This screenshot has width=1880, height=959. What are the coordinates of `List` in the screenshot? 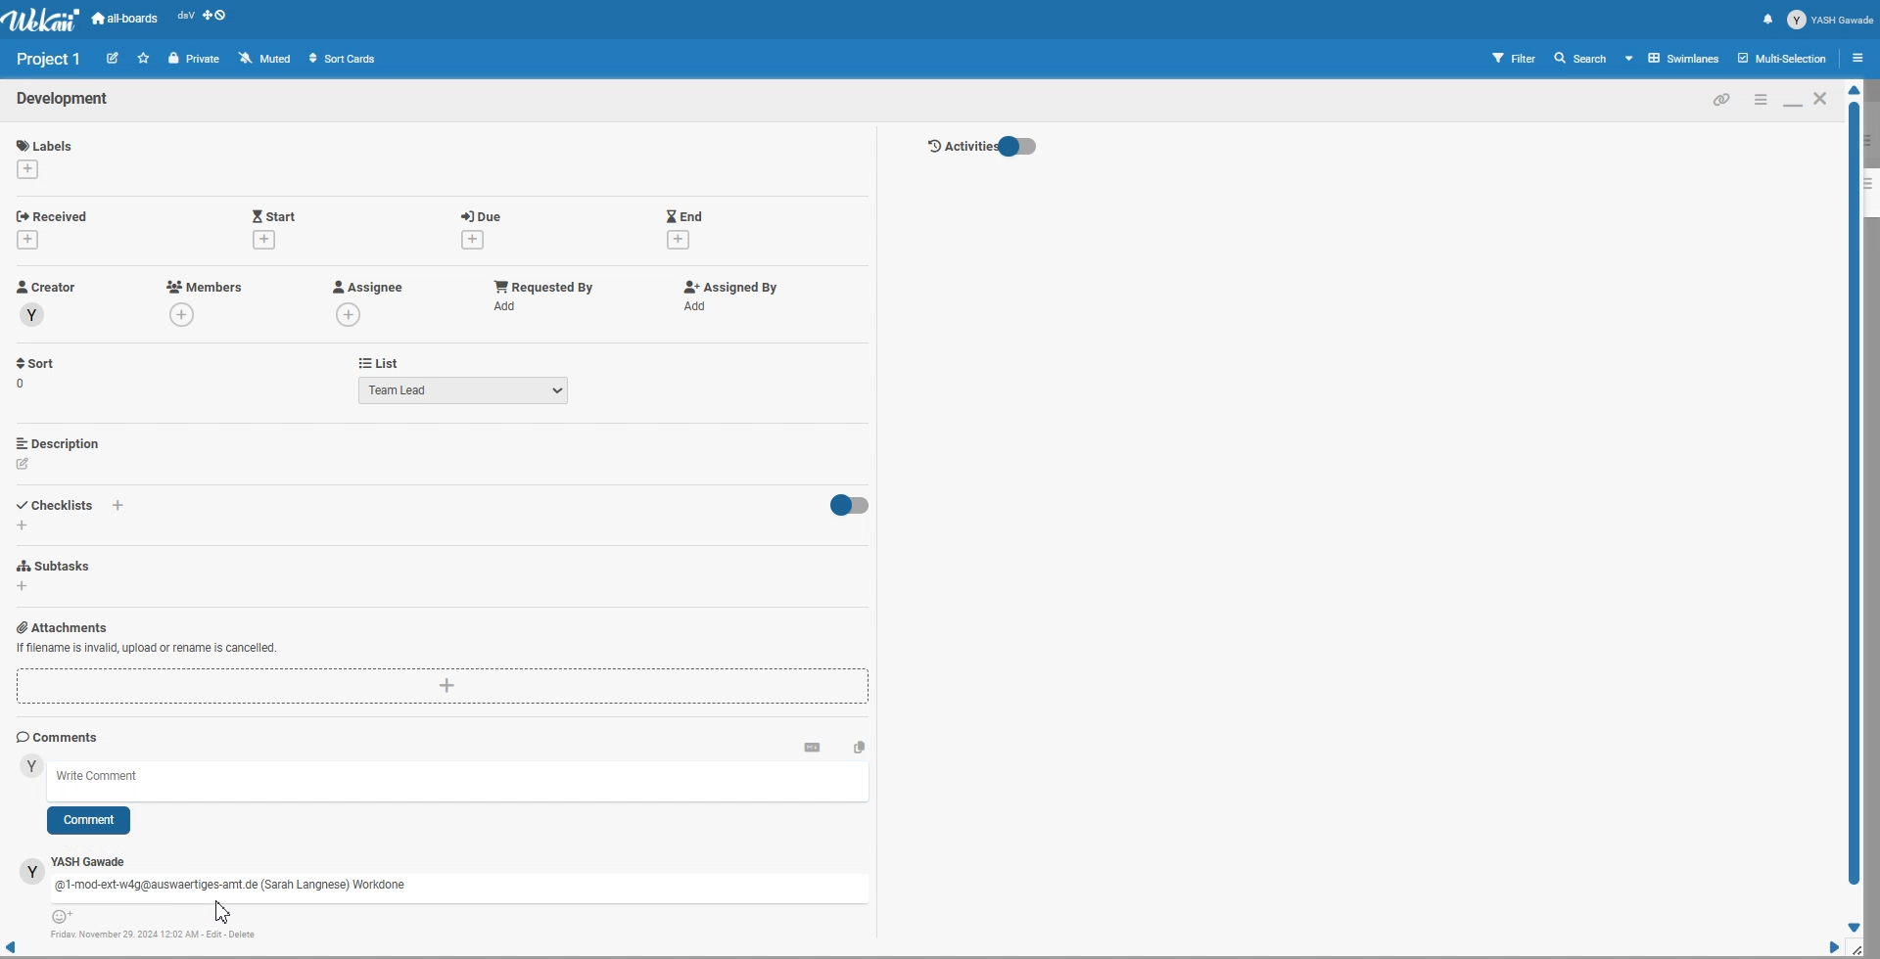 It's located at (378, 362).